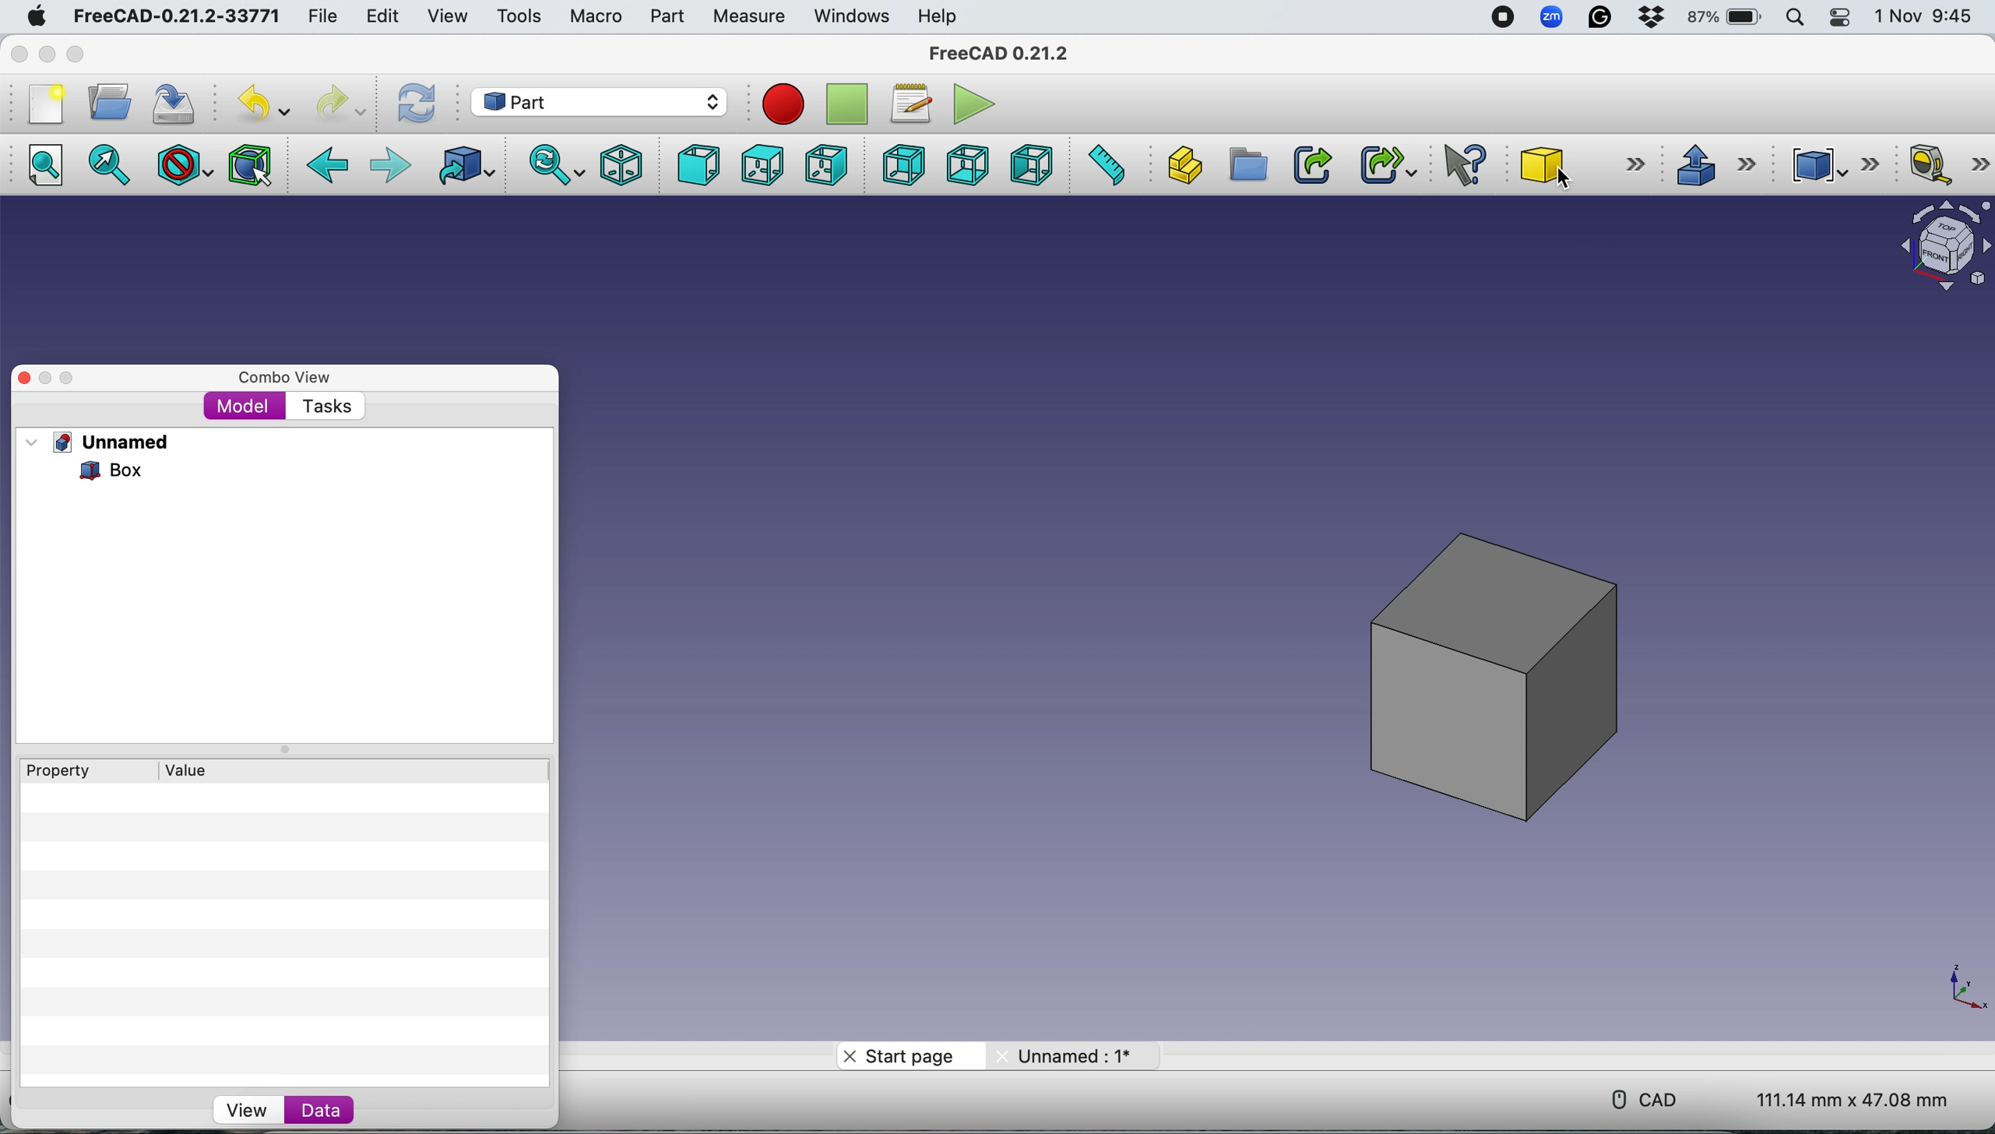 Image resolution: width=1995 pixels, height=1134 pixels. I want to click on Create part, so click(1180, 164).